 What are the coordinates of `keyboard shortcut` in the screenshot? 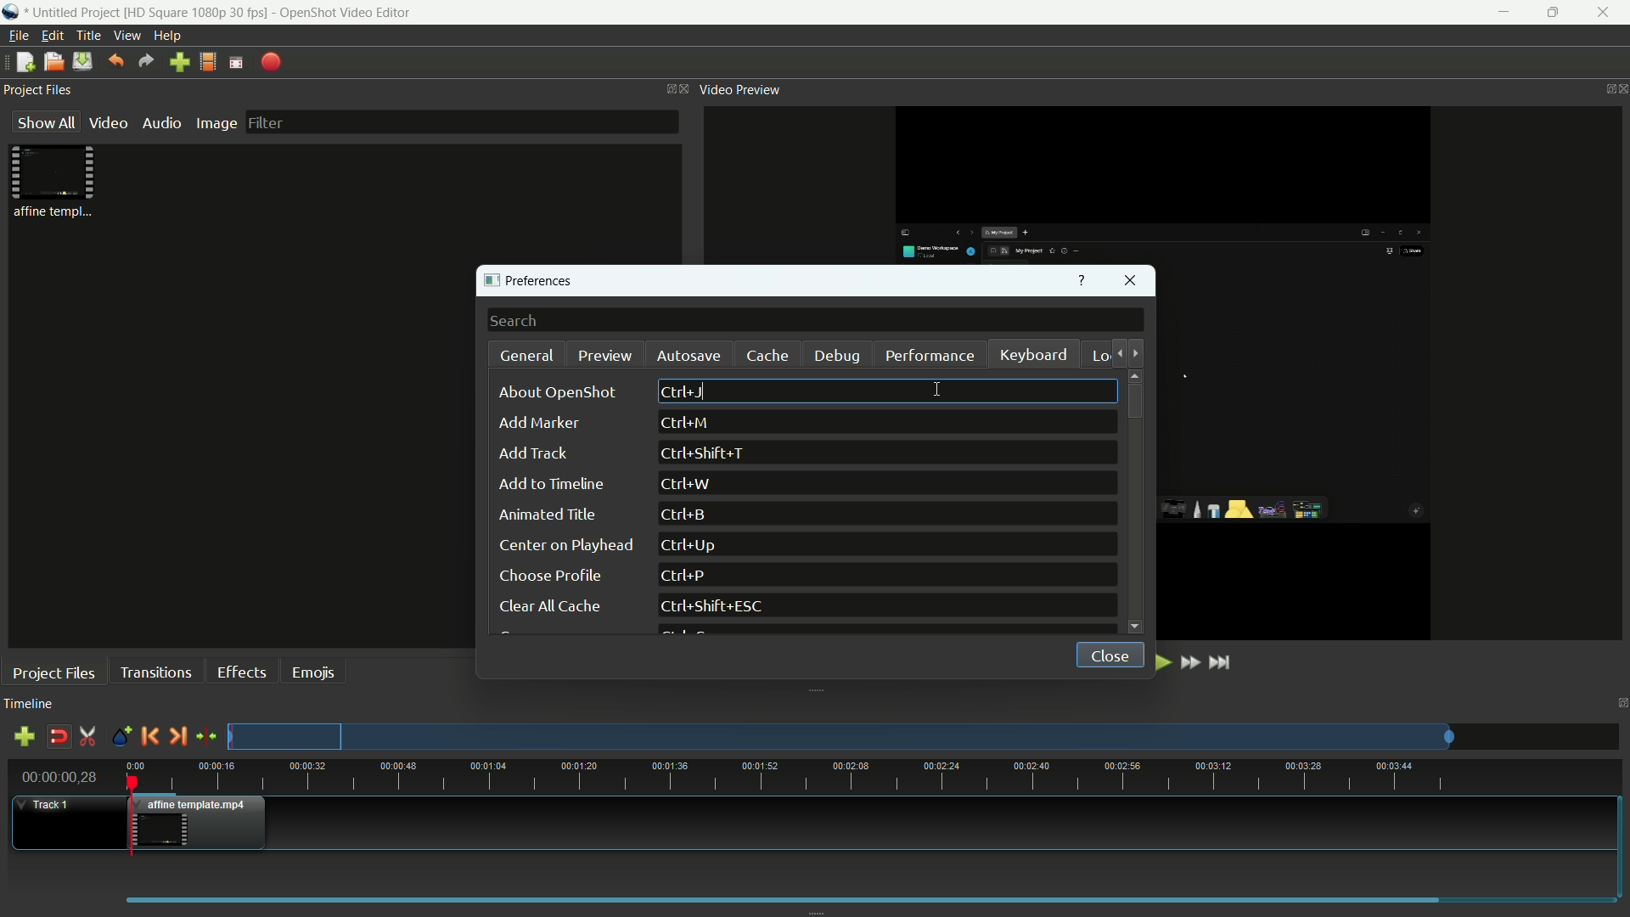 It's located at (686, 423).